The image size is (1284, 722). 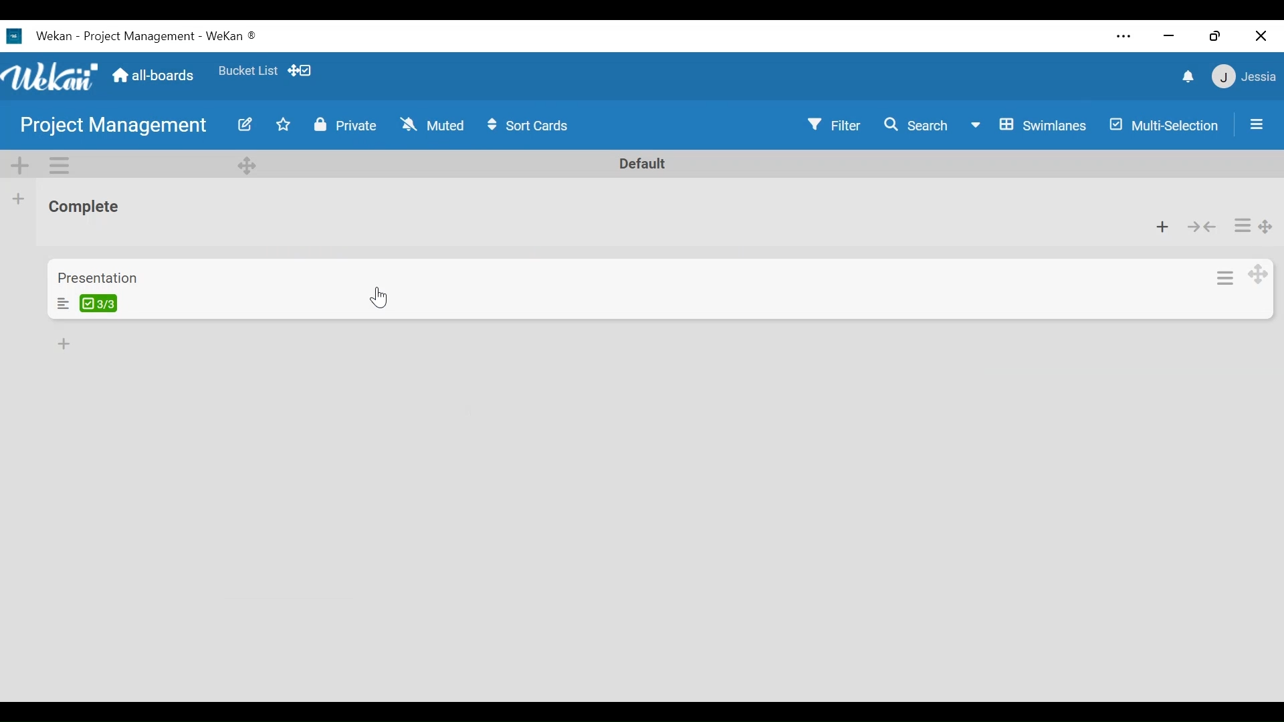 I want to click on Board View, so click(x=1027, y=126).